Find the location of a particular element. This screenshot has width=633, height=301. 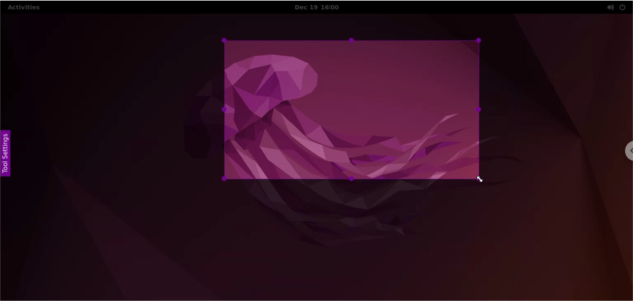

selected capture area is located at coordinates (353, 109).